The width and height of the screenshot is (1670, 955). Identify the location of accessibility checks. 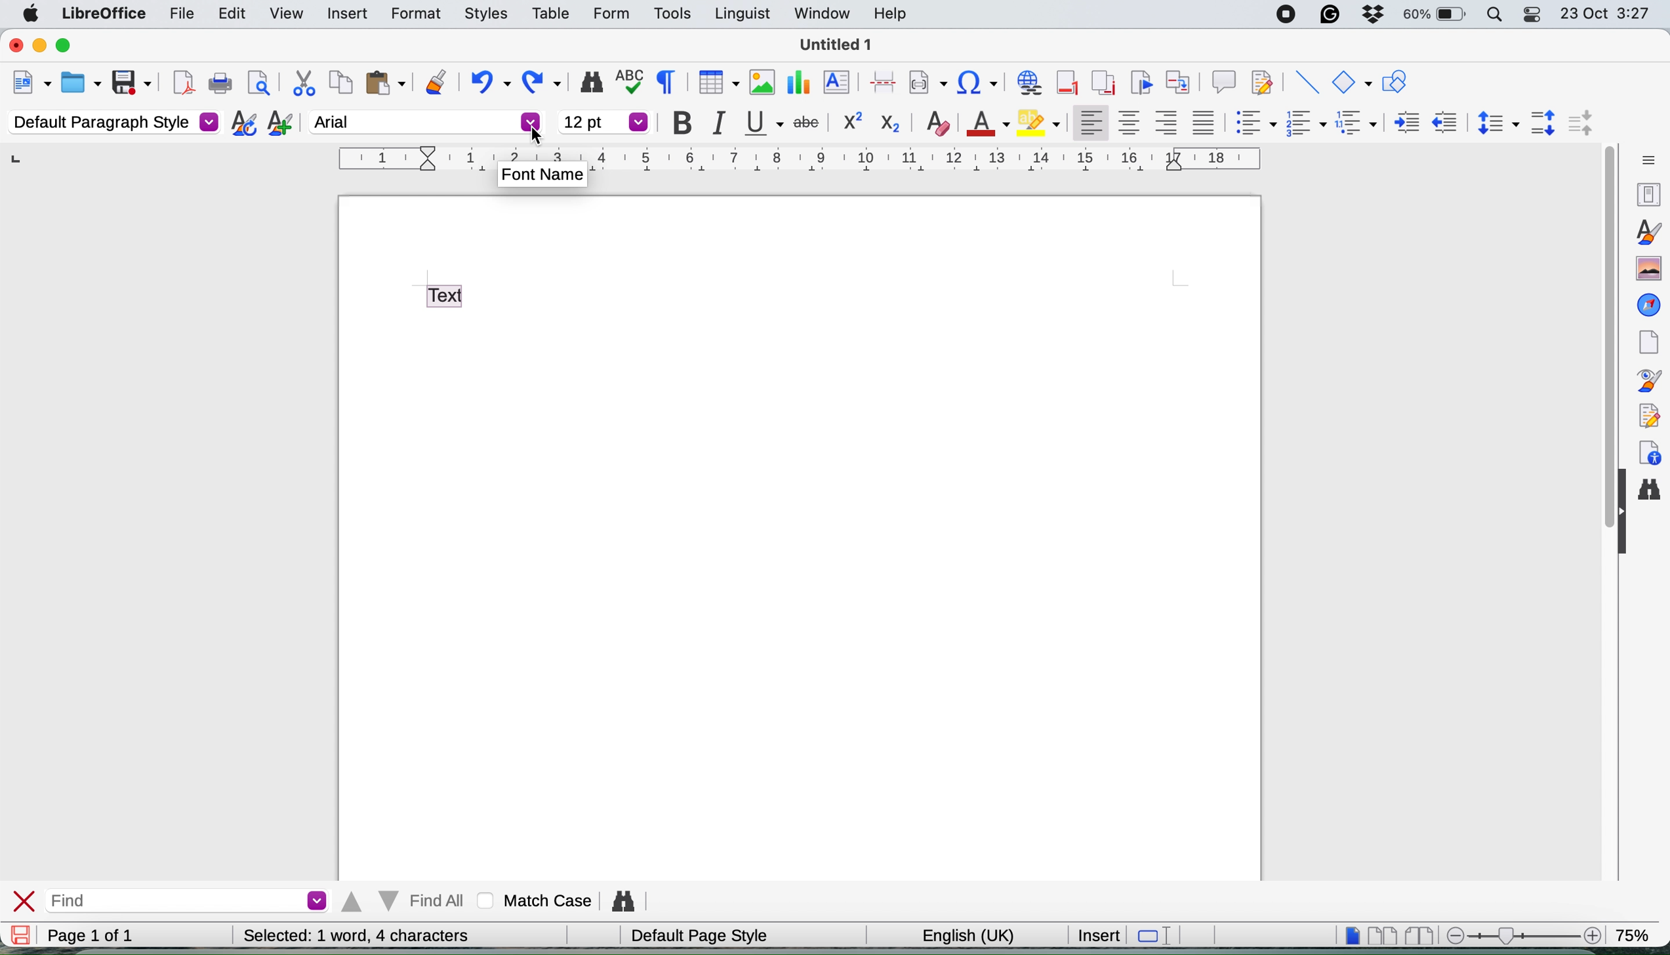
(1650, 449).